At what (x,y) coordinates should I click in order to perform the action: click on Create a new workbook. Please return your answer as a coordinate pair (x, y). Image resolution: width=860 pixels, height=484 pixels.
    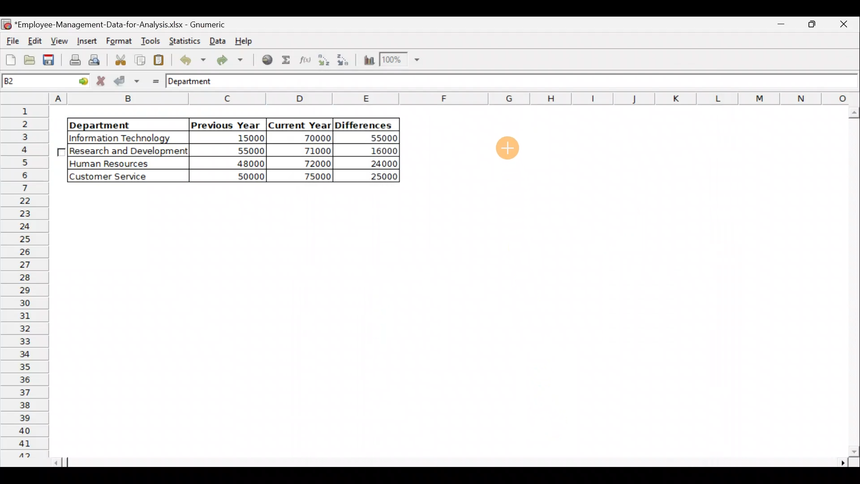
    Looking at the image, I should click on (11, 60).